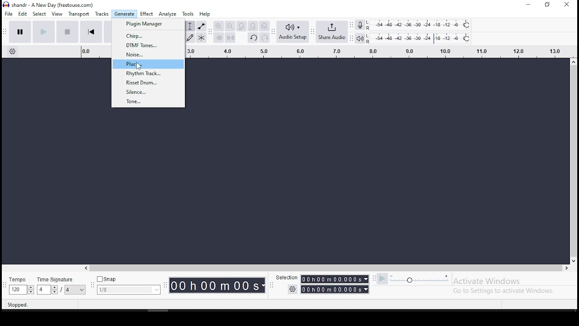 The height and width of the screenshot is (326, 579). I want to click on skip to start, so click(91, 32).